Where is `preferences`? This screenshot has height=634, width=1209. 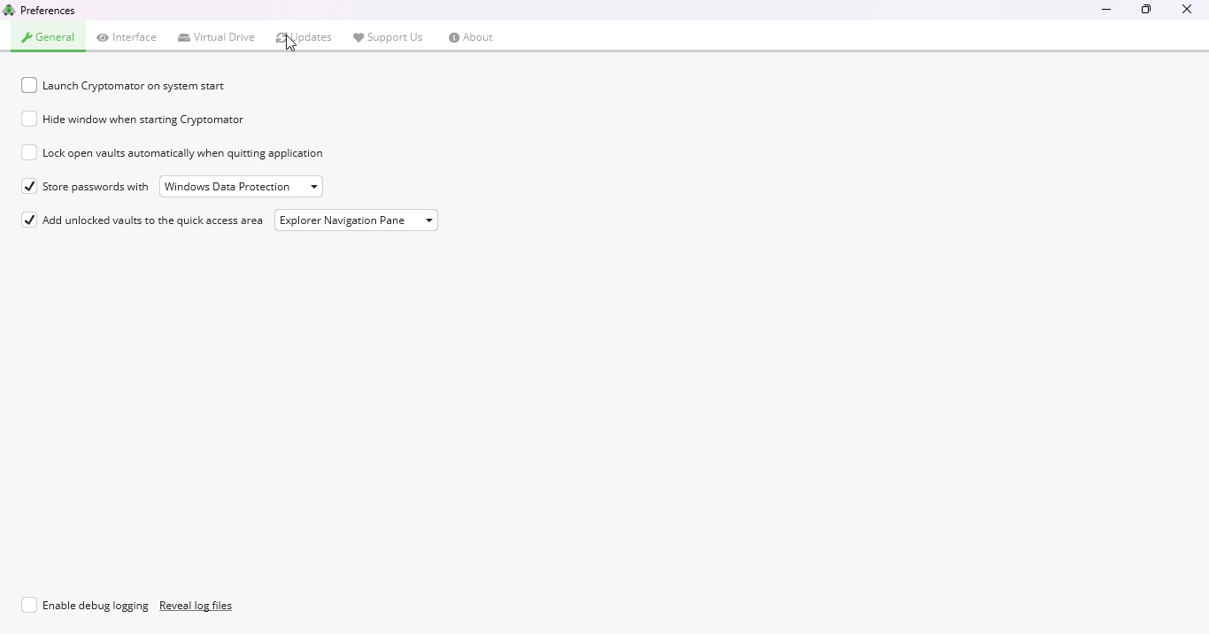
preferences is located at coordinates (49, 10).